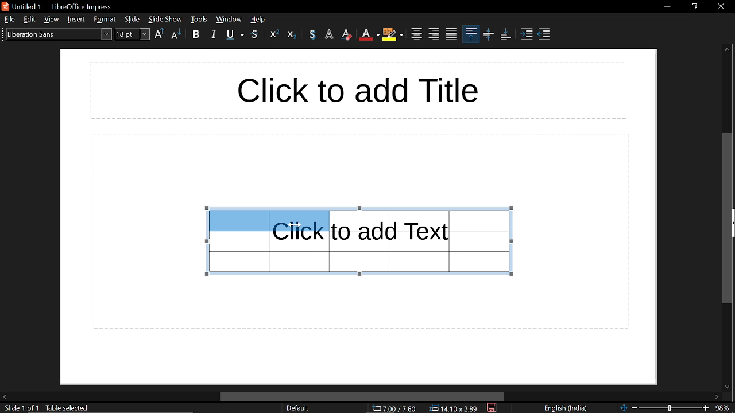  Describe the element at coordinates (213, 35) in the screenshot. I see `italic` at that location.